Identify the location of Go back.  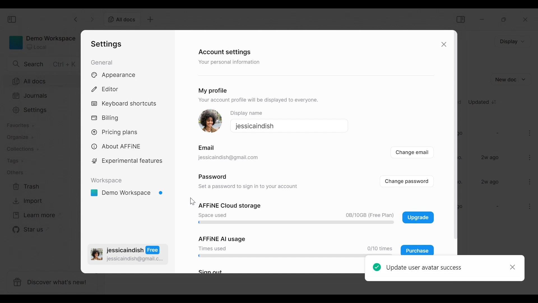
(76, 19).